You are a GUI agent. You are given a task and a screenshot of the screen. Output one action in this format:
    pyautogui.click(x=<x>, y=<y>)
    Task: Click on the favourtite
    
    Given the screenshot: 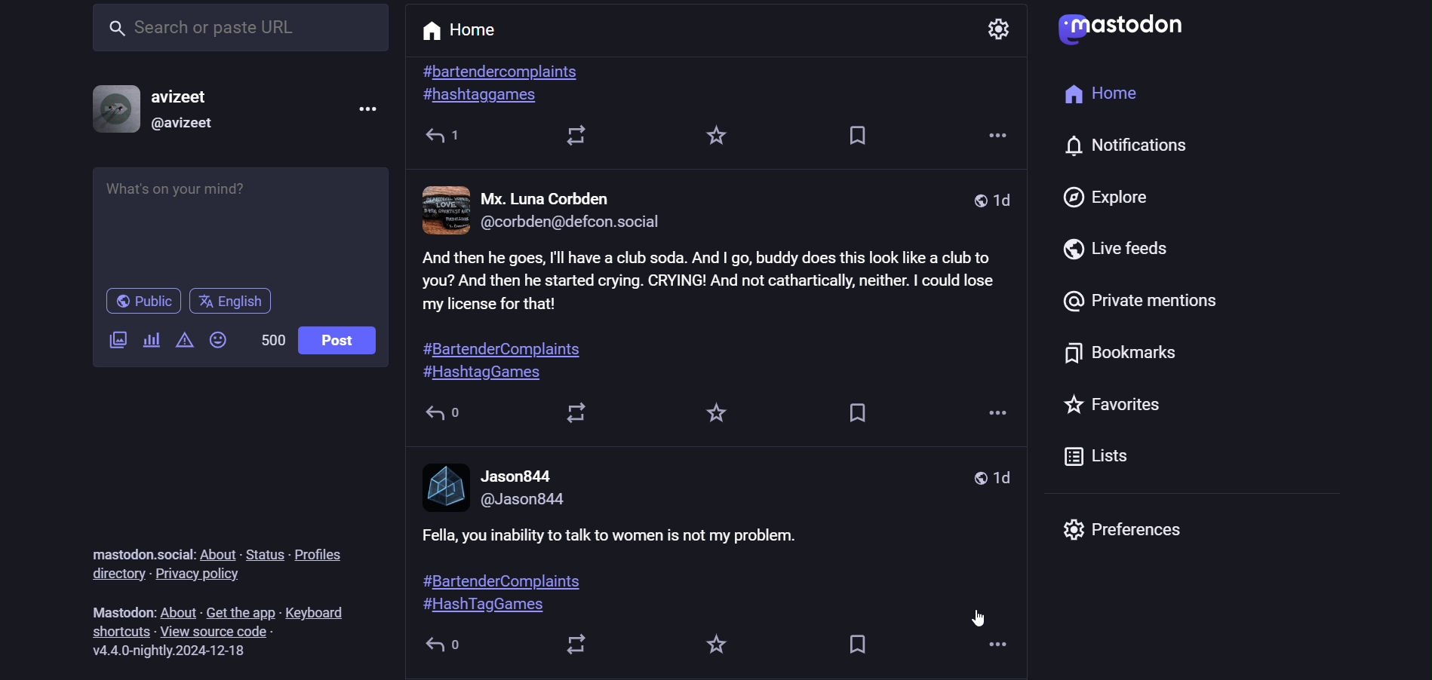 What is the action you would take?
    pyautogui.click(x=715, y=416)
    